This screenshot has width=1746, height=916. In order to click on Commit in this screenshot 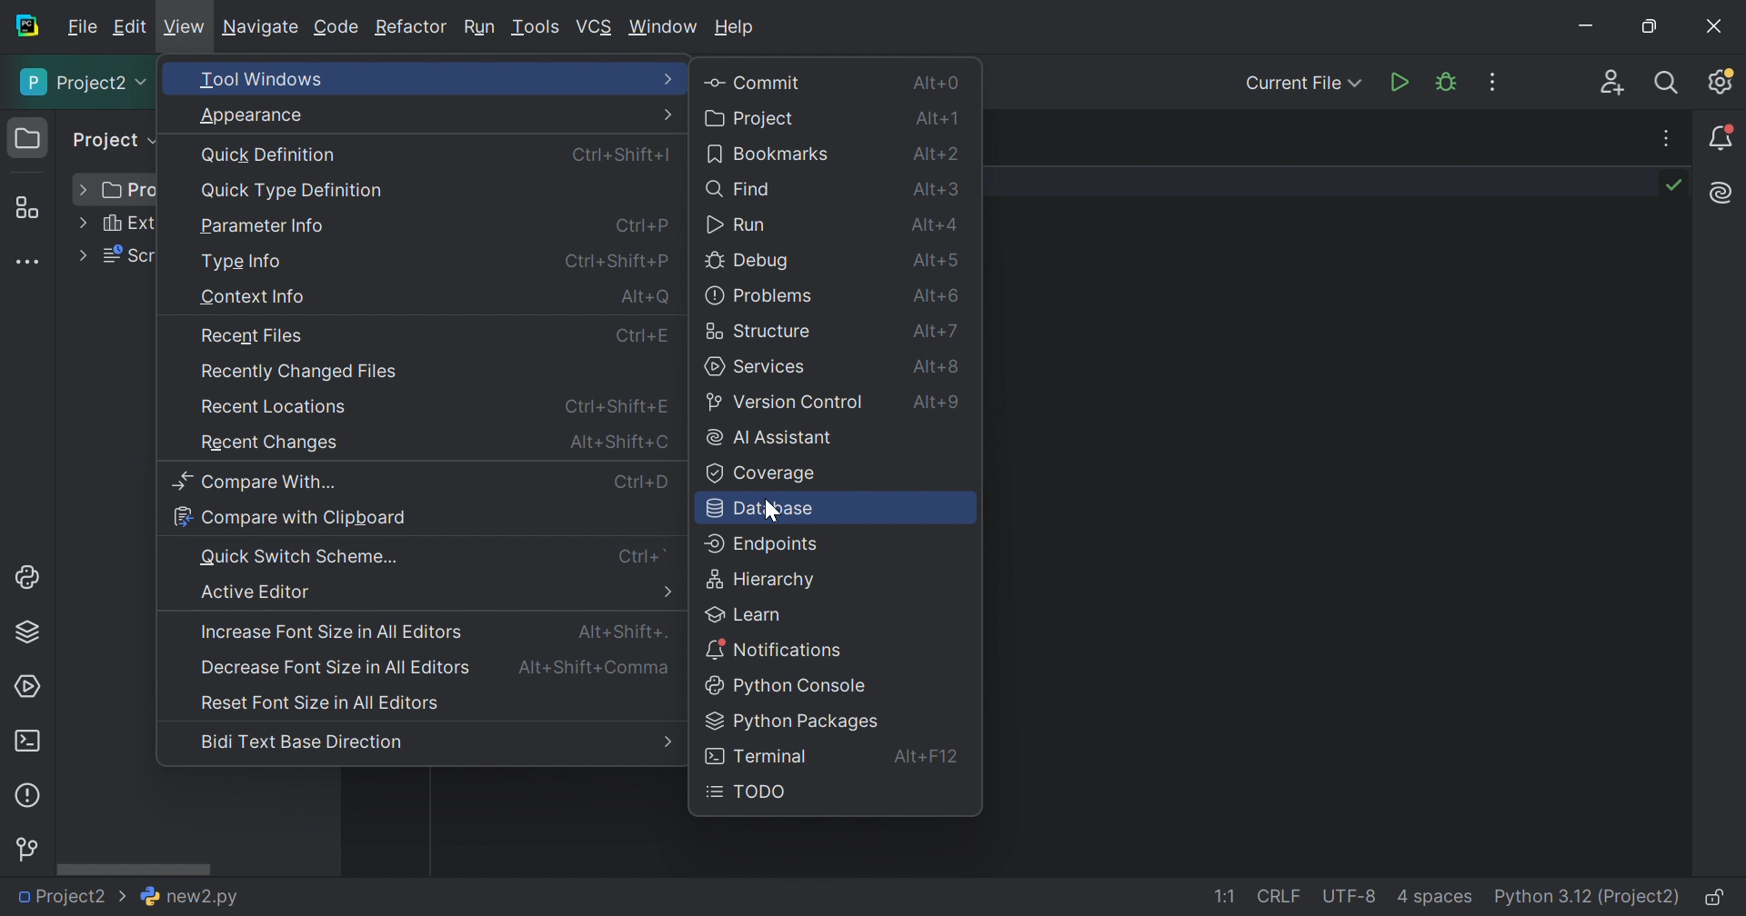, I will do `click(757, 82)`.